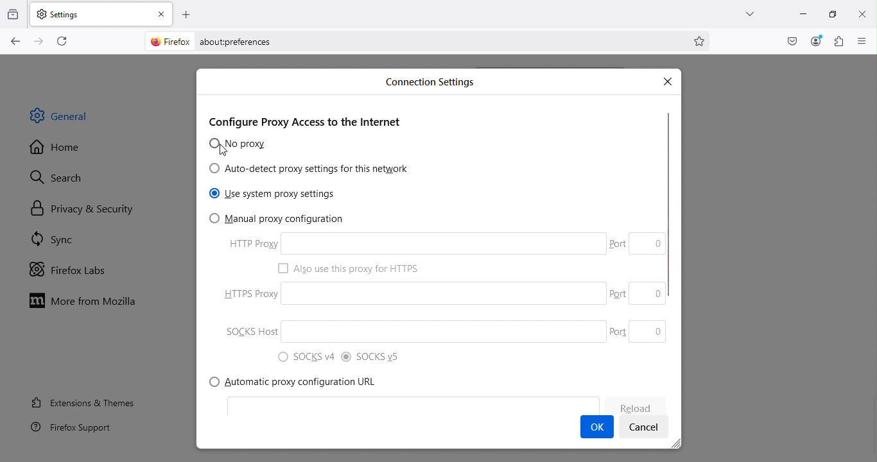  I want to click on Configure, so click(313, 118).